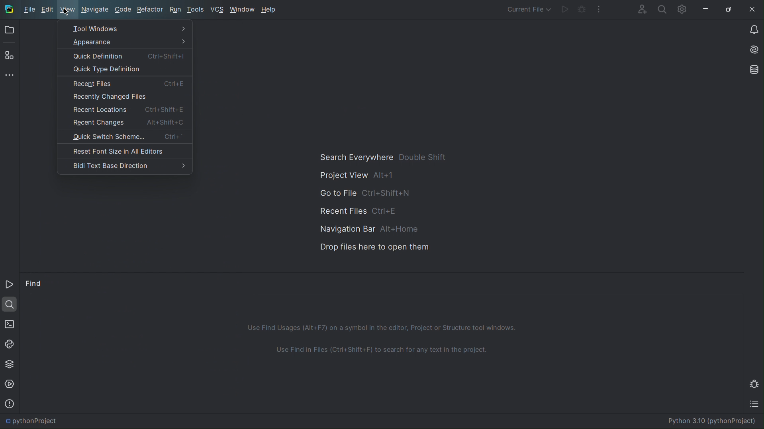 Image resolution: width=764 pixels, height=429 pixels. I want to click on cursor, so click(67, 12).